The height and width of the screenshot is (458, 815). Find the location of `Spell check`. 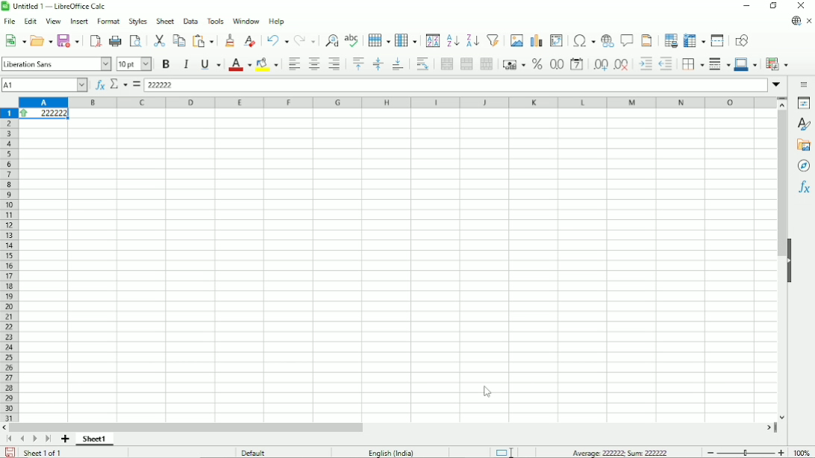

Spell check is located at coordinates (352, 40).